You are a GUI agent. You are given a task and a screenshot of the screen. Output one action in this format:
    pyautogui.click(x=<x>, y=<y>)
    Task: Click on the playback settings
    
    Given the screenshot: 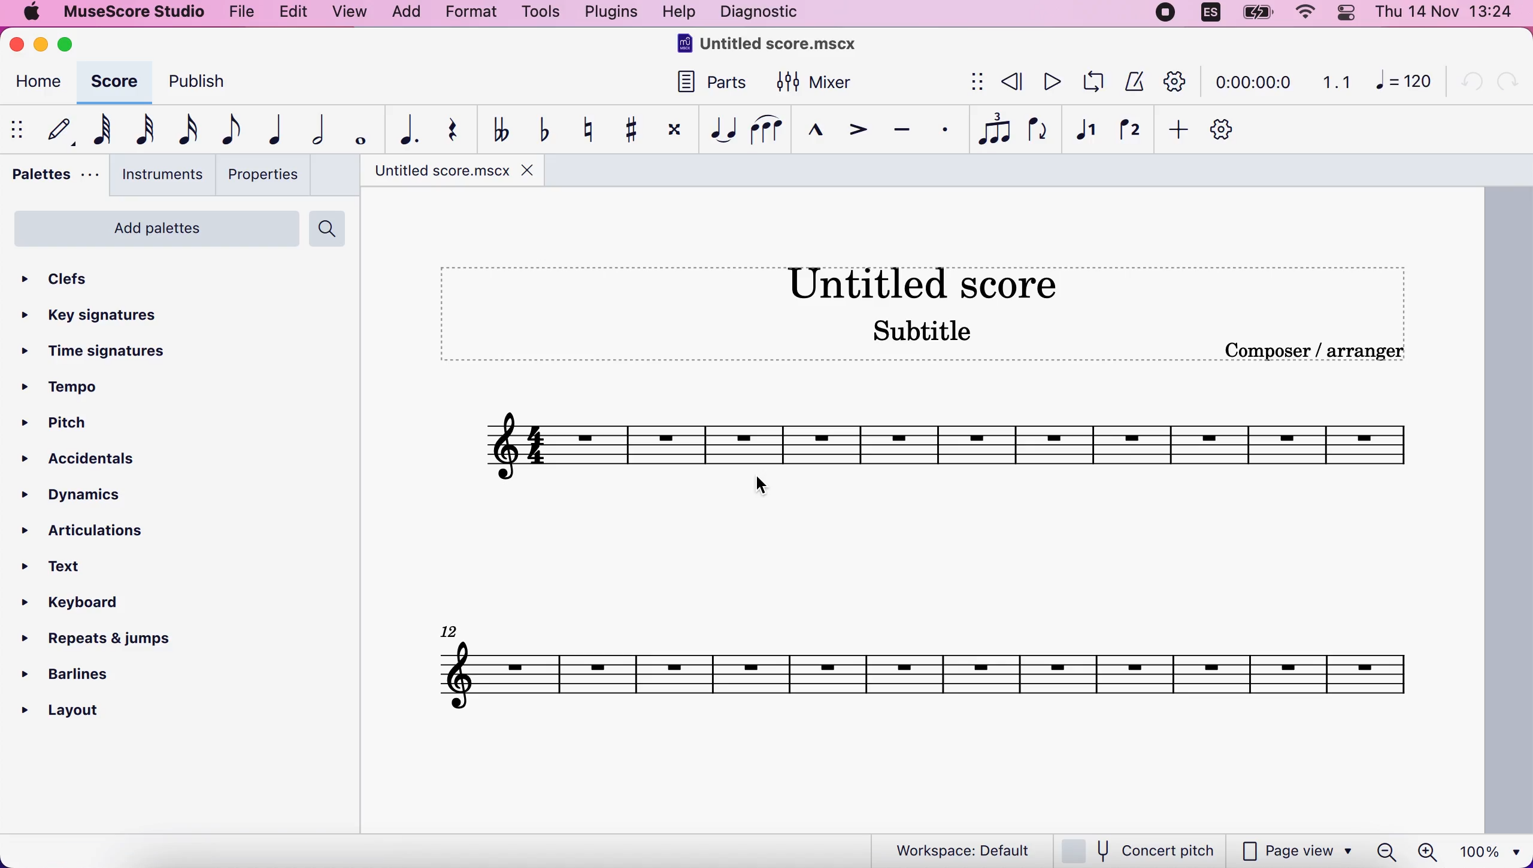 What is the action you would take?
    pyautogui.click(x=1175, y=81)
    